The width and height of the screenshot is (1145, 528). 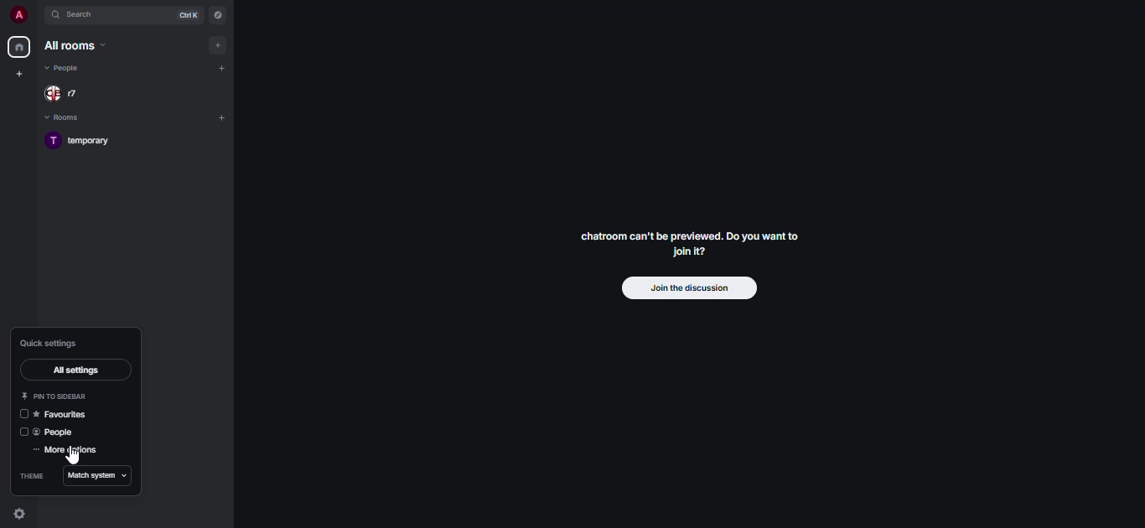 I want to click on all settings, so click(x=77, y=372).